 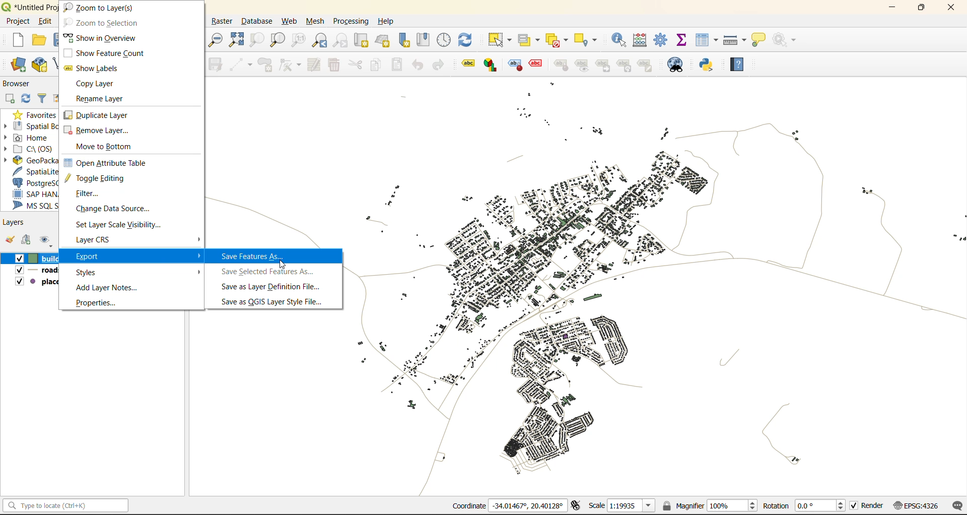 What do you see at coordinates (333, 66) in the screenshot?
I see `delete` at bounding box center [333, 66].